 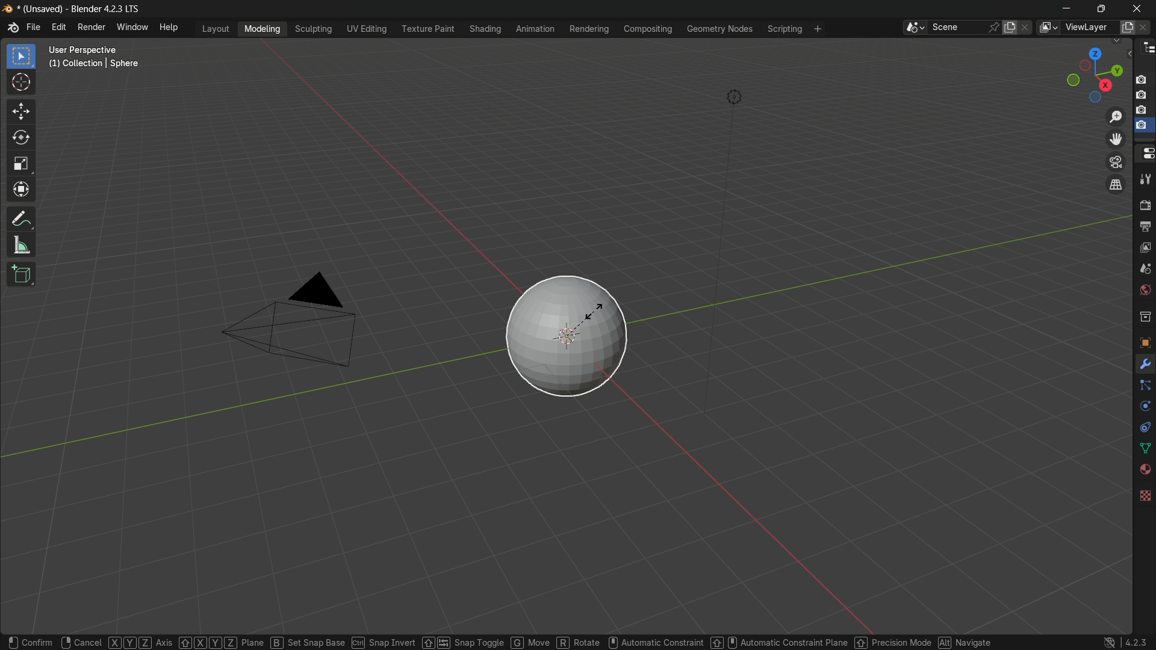 What do you see at coordinates (483, 28) in the screenshot?
I see `shading menu` at bounding box center [483, 28].